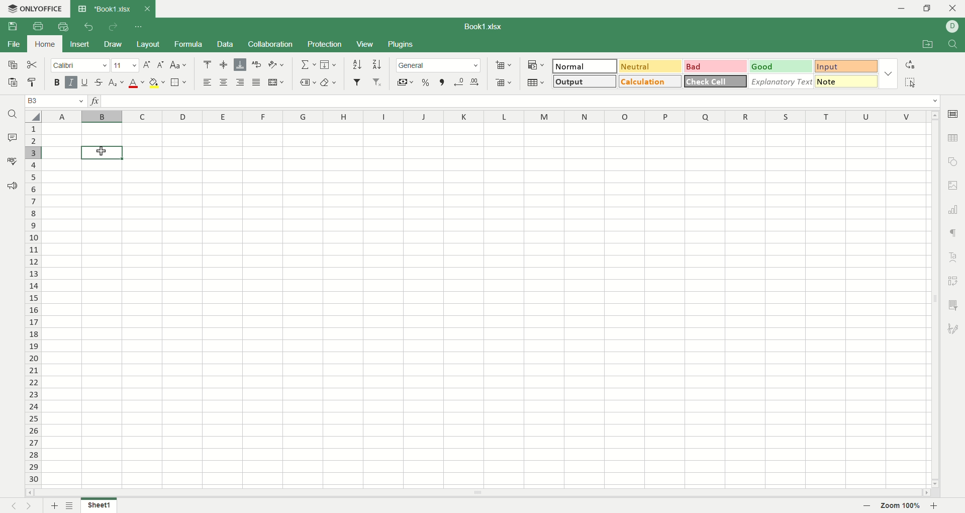 The height and width of the screenshot is (513, 965). I want to click on calculation, so click(651, 81).